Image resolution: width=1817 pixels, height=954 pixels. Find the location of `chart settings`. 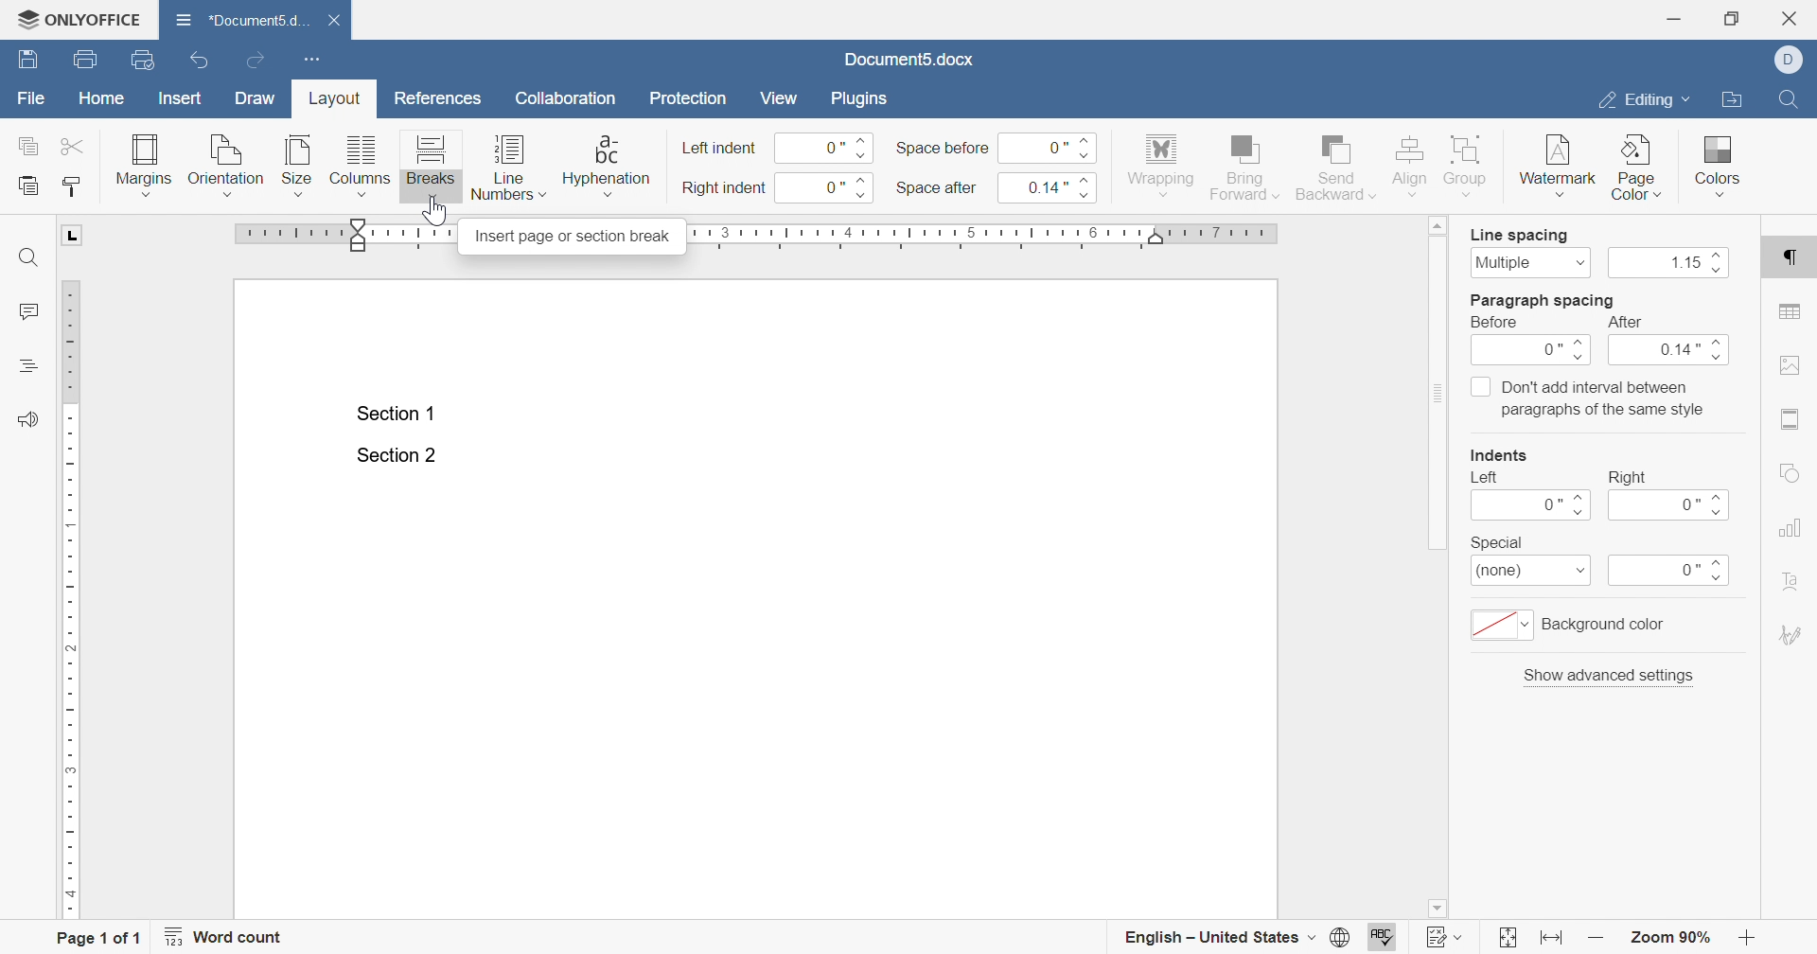

chart settings is located at coordinates (1788, 527).